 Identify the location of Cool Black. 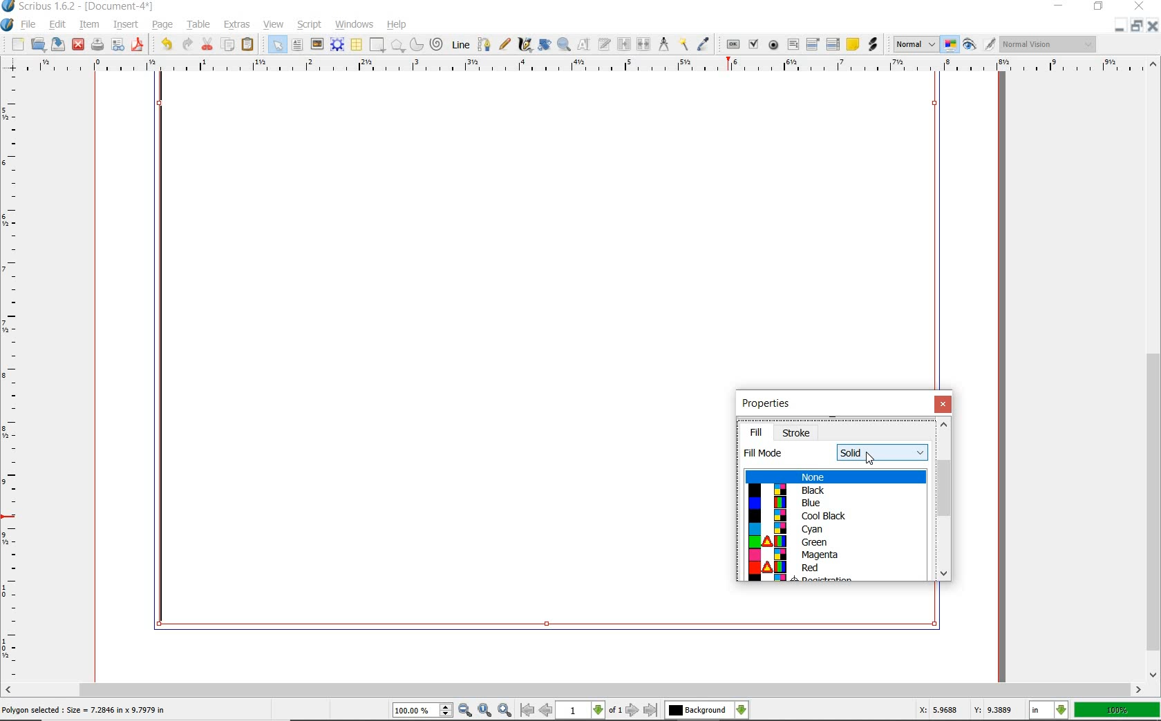
(833, 516).